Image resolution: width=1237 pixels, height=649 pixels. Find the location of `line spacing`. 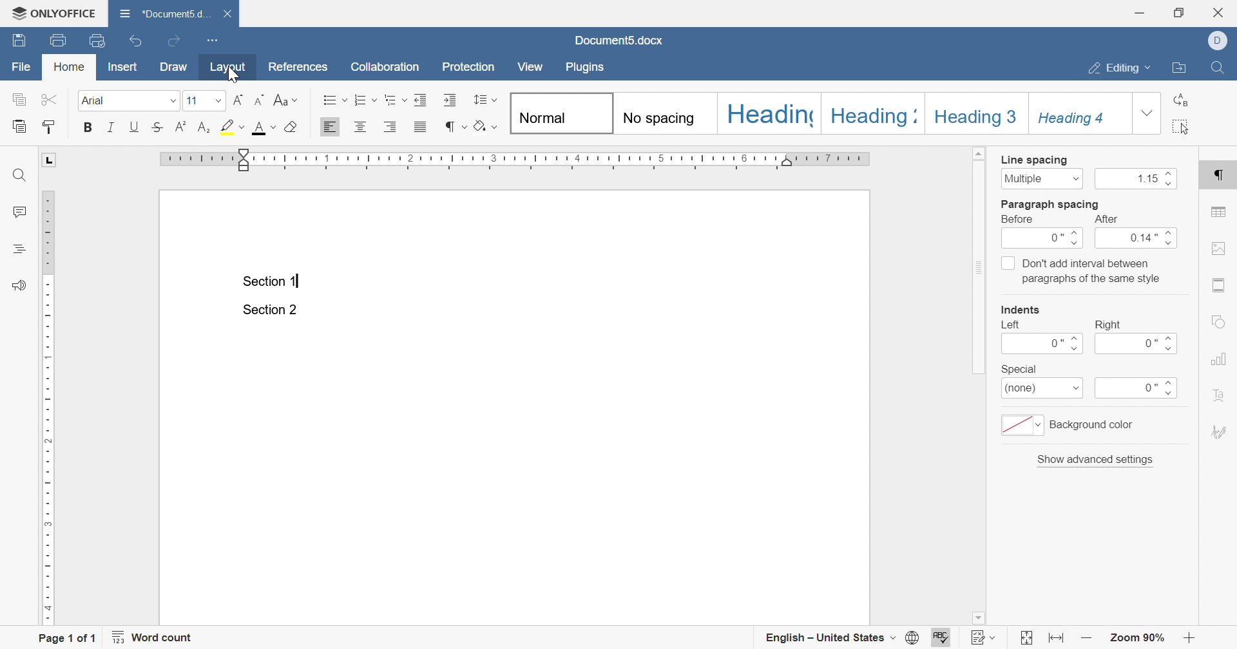

line spacing is located at coordinates (484, 99).